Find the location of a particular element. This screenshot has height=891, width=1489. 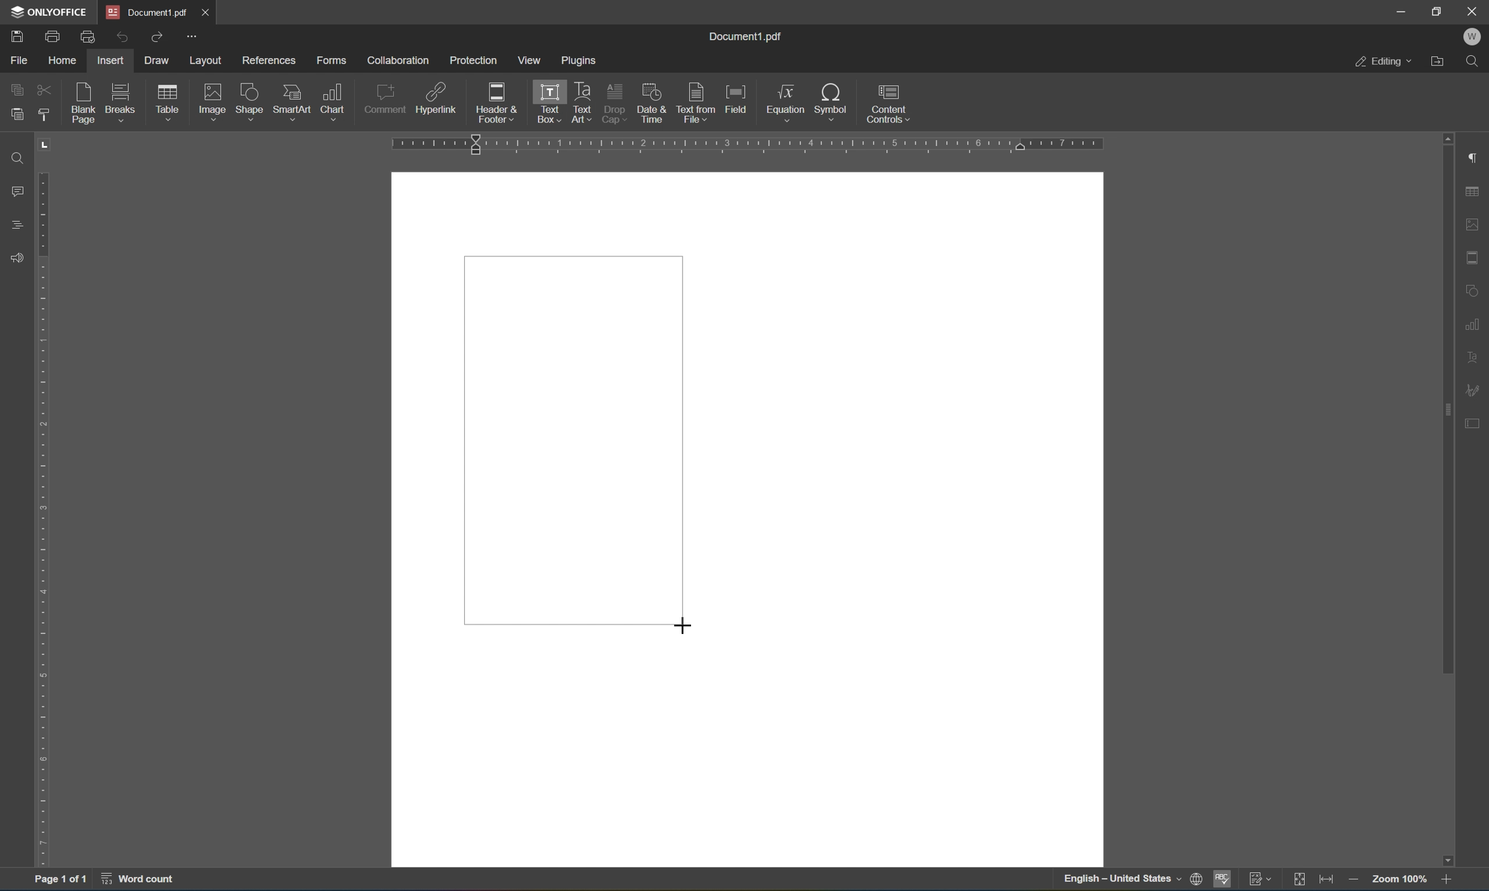

spell checking is located at coordinates (1225, 878).